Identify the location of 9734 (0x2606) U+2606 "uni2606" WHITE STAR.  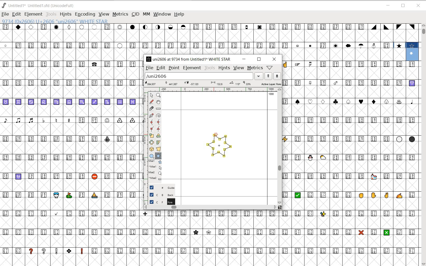
(55, 22).